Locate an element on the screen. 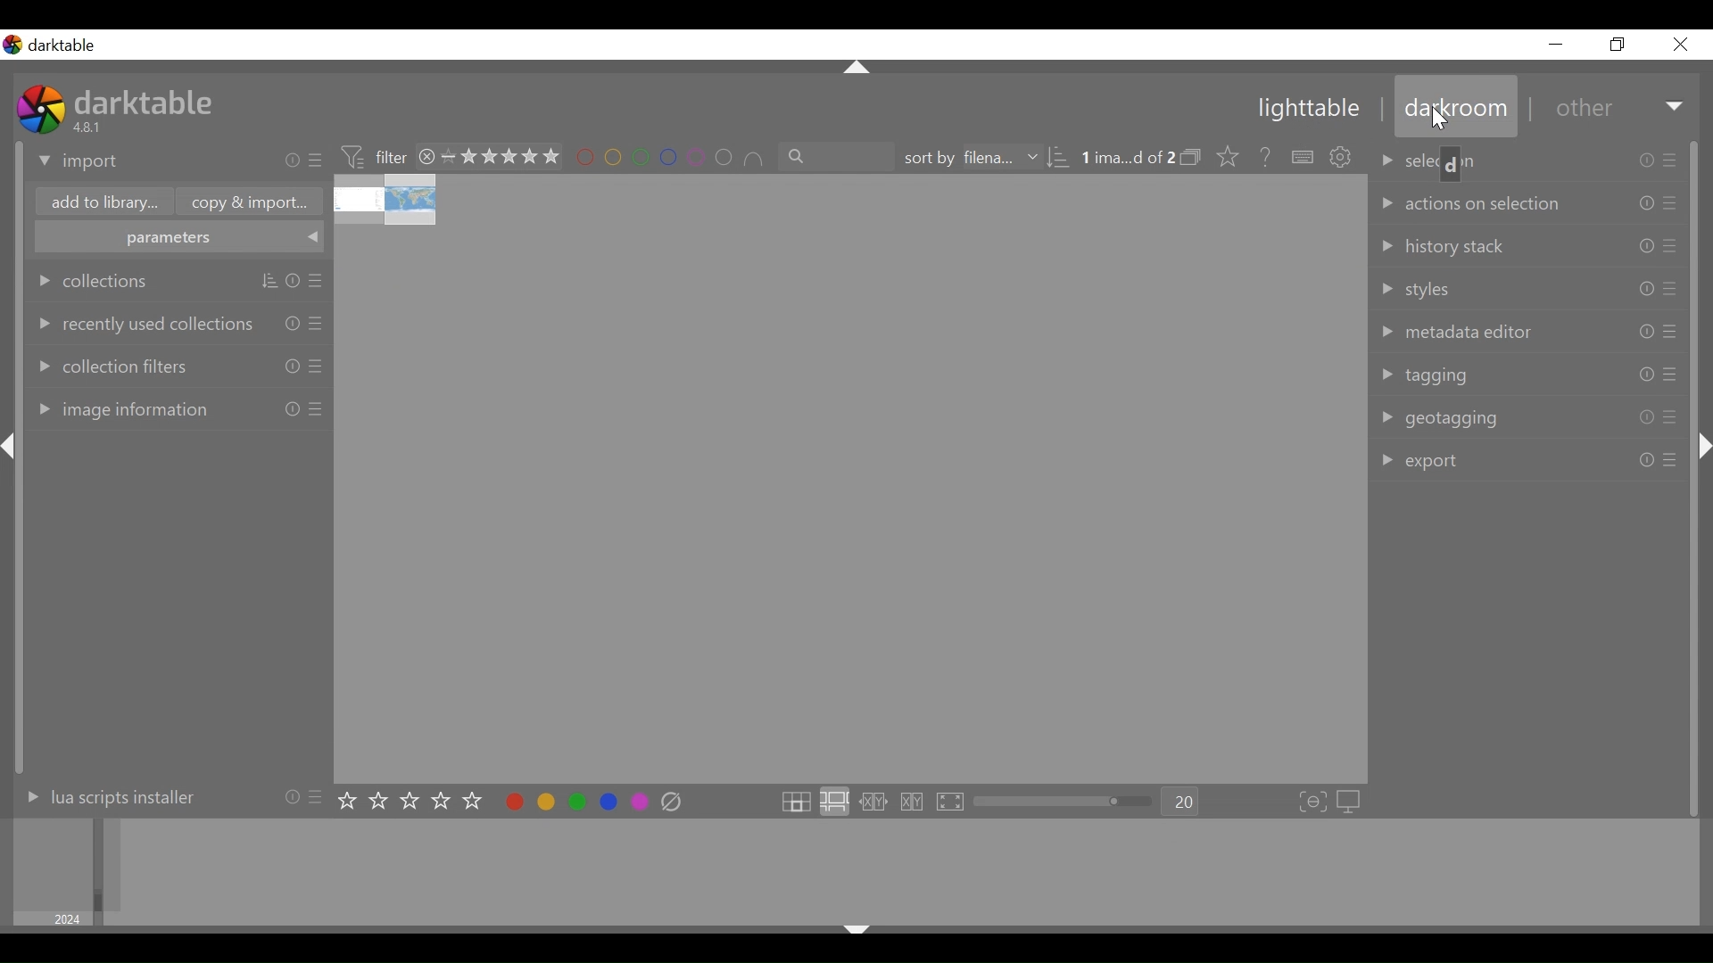 The image size is (1713, 963). export is located at coordinates (1474, 461).